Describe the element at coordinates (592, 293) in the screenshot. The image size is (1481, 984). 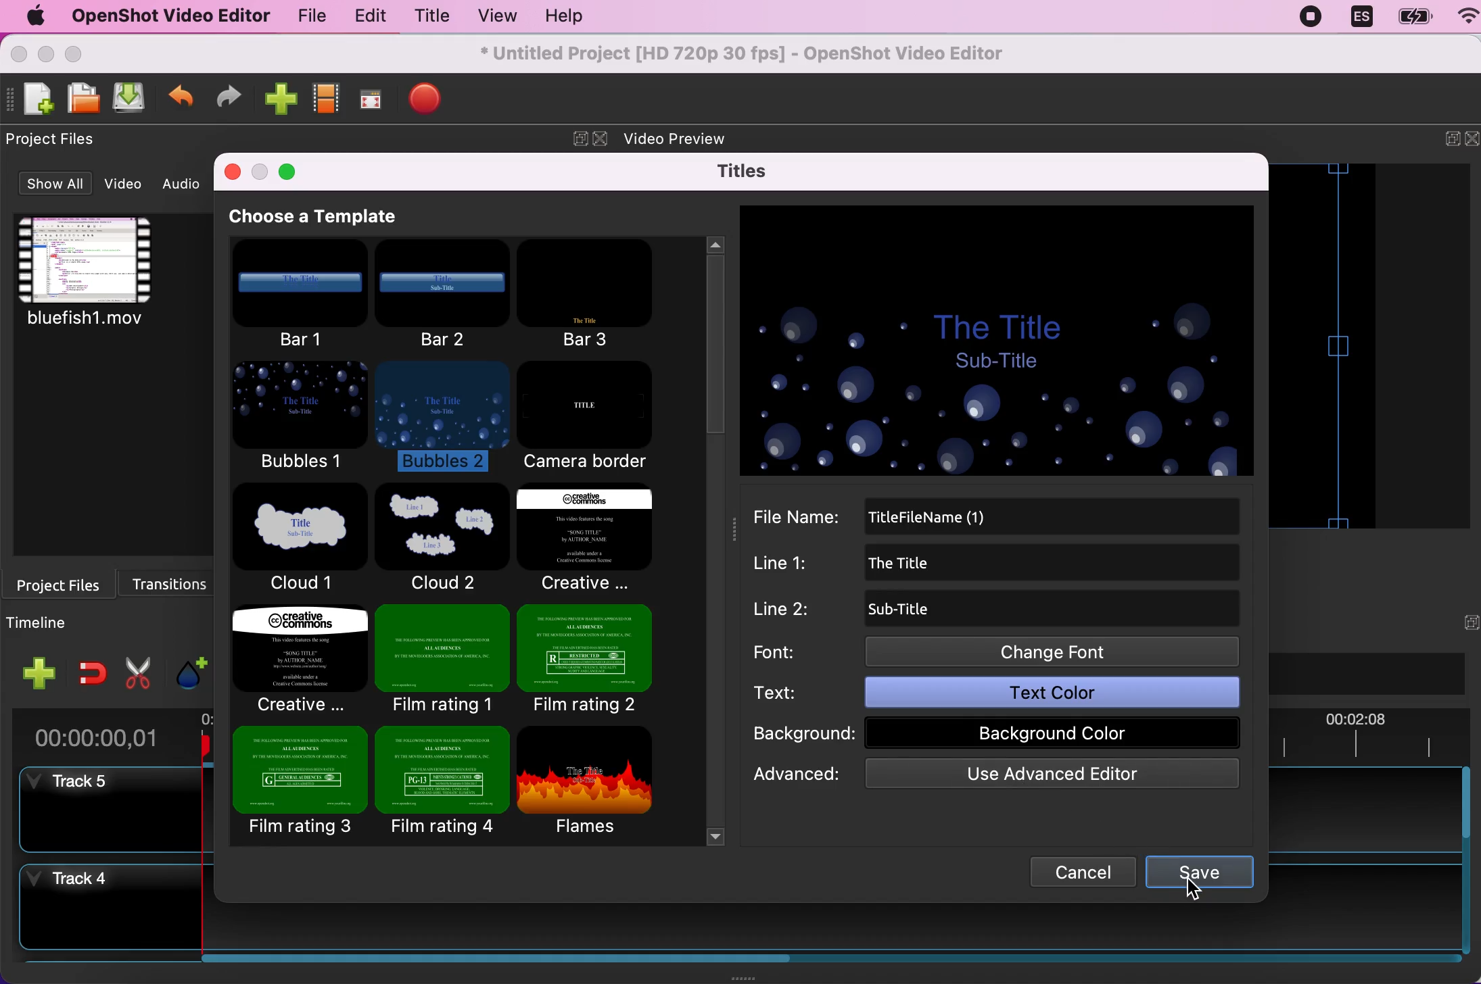
I see `bar 3` at that location.